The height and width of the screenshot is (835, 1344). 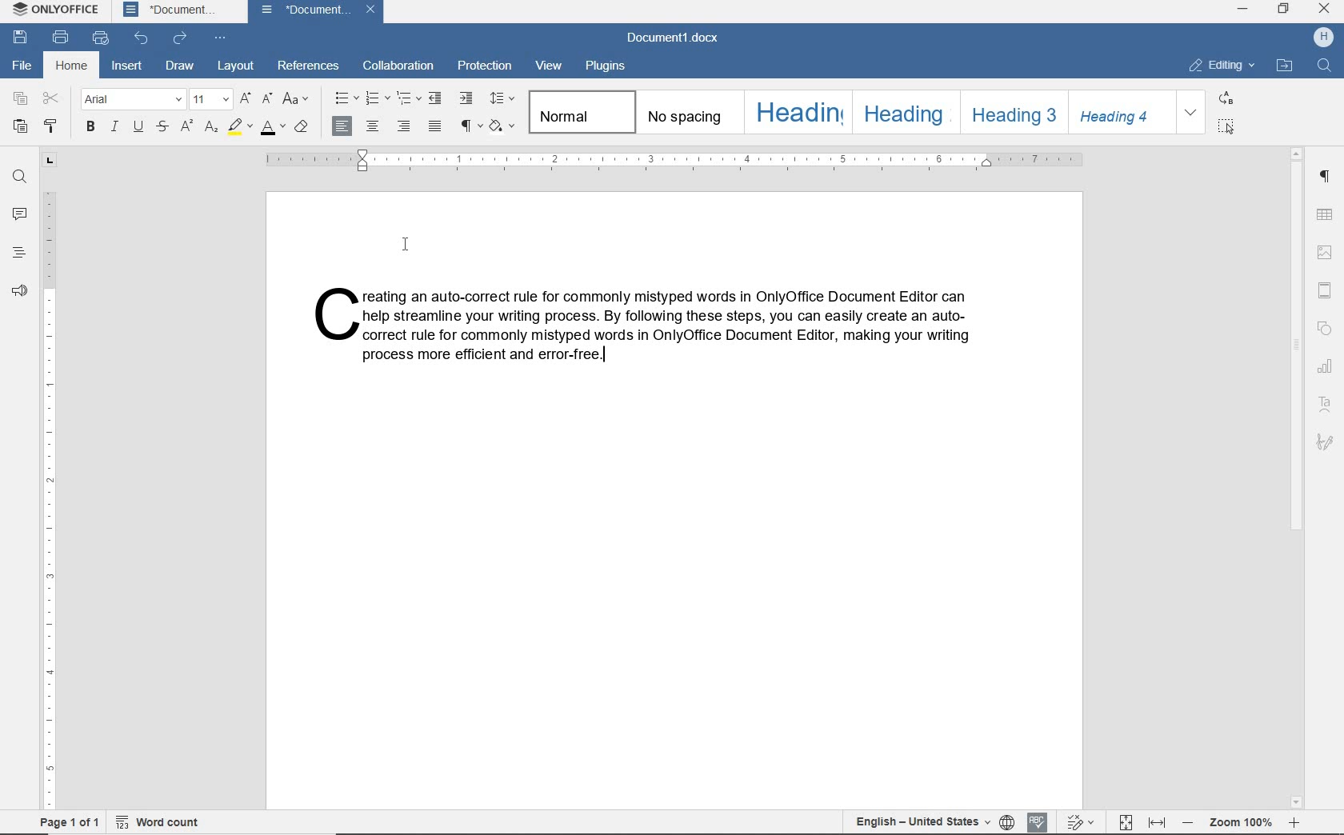 What do you see at coordinates (246, 98) in the screenshot?
I see `INCREMENT FONT SIZE` at bounding box center [246, 98].